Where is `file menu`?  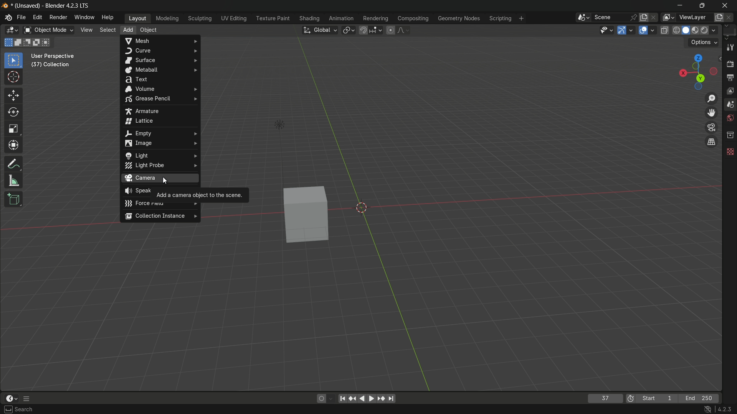
file menu is located at coordinates (20, 17).